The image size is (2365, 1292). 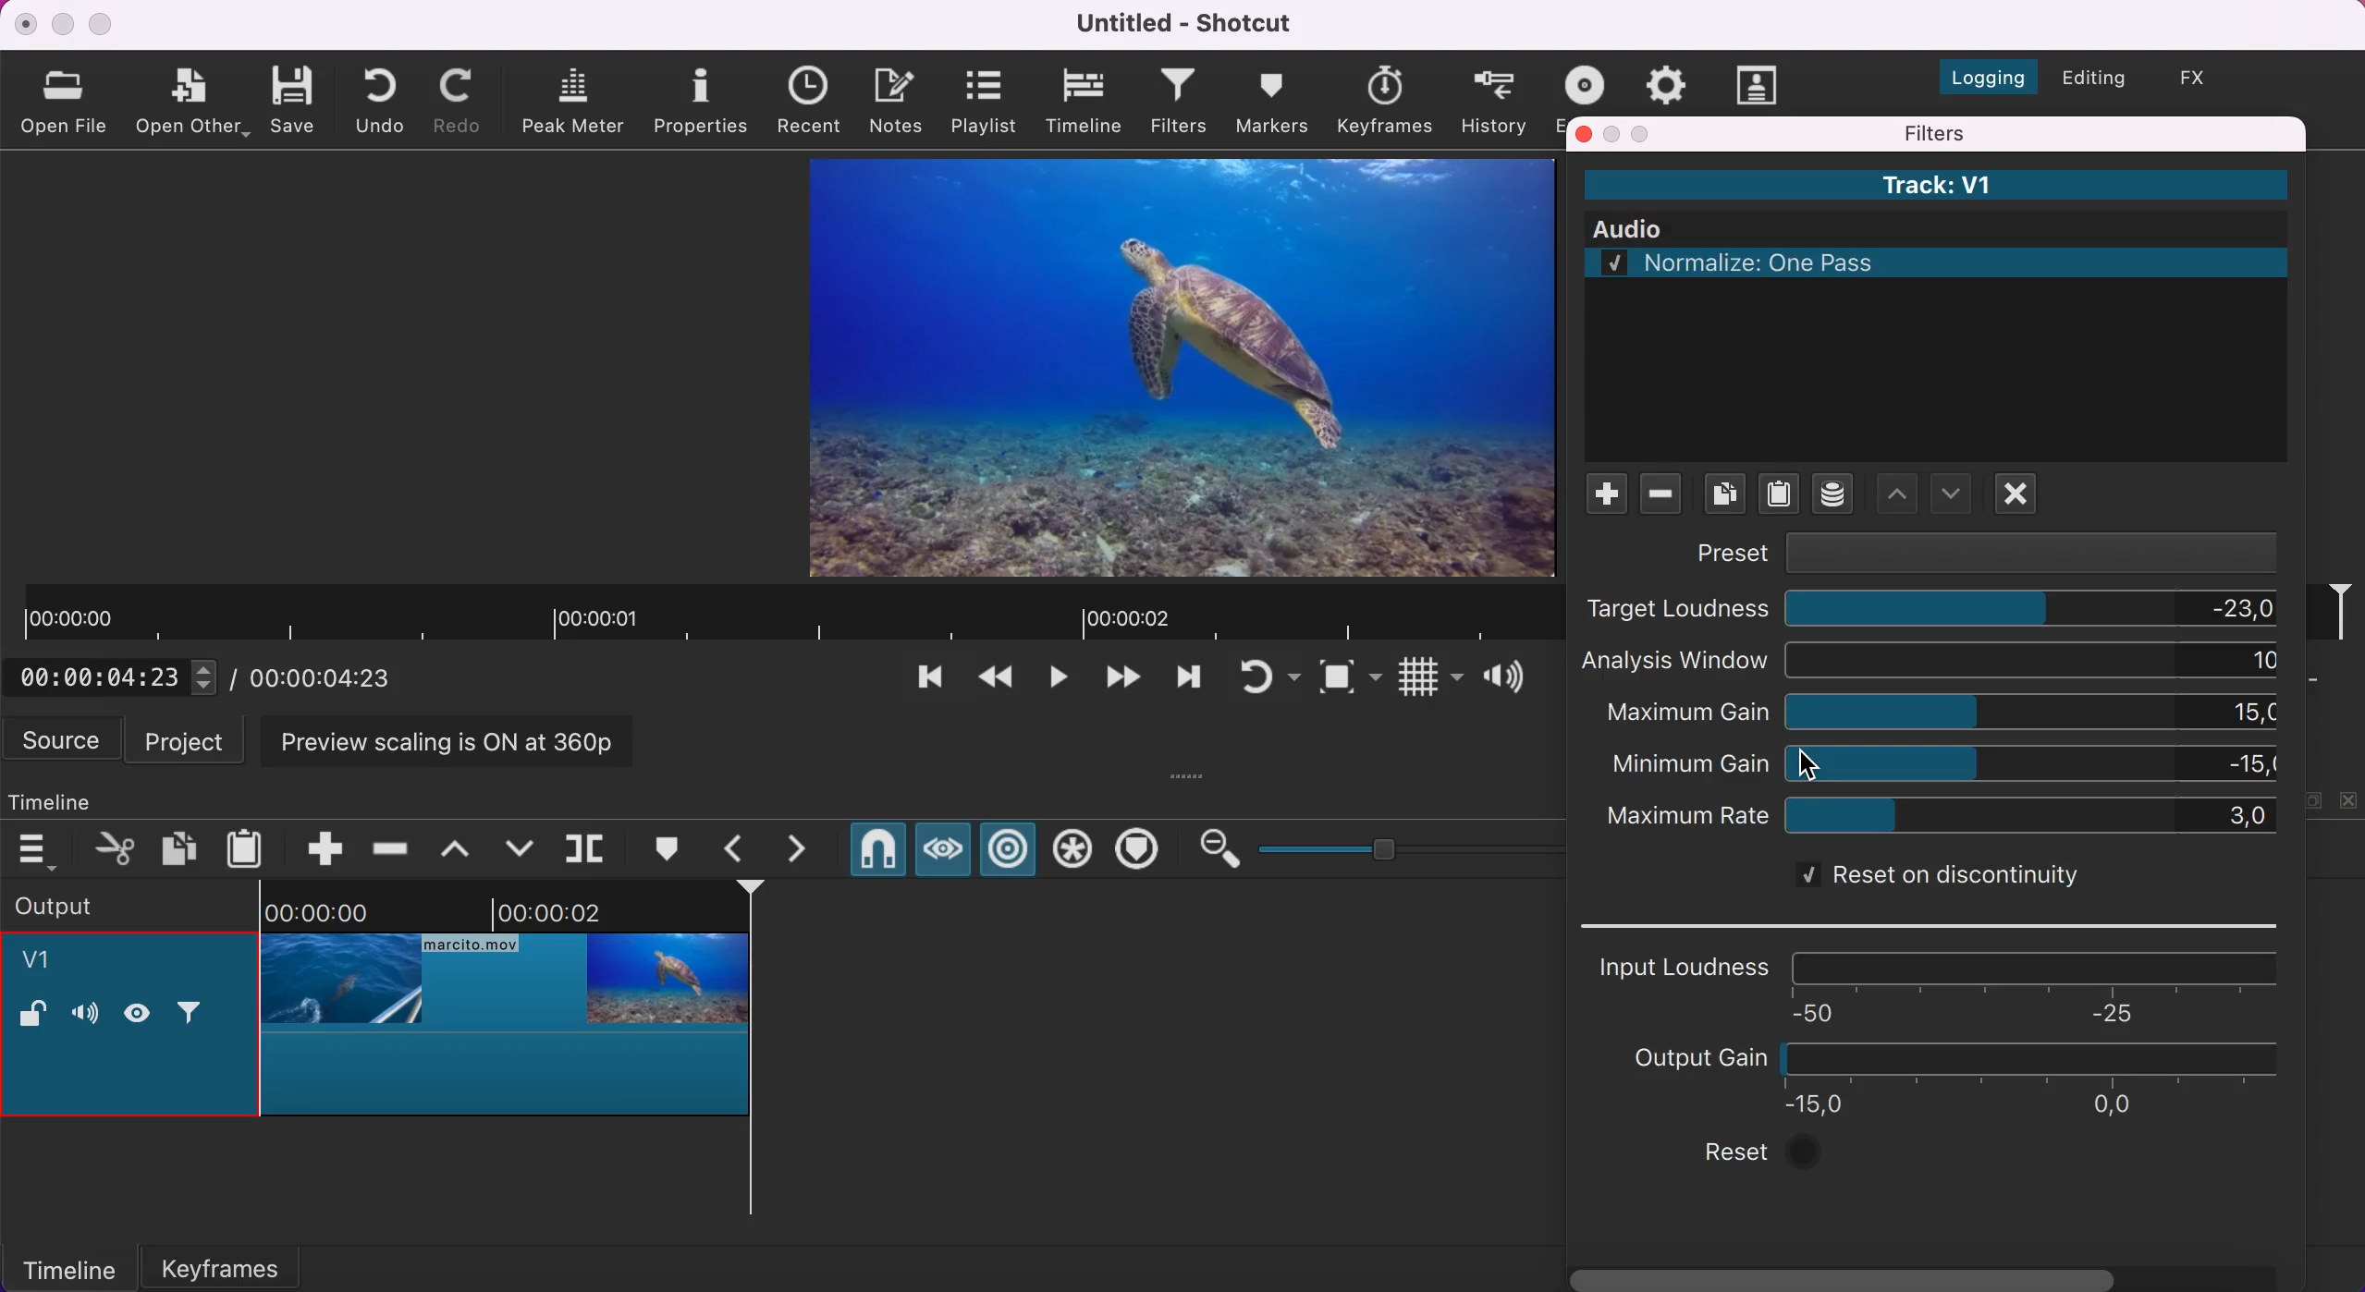 I want to click on switch to the editing layout, so click(x=2091, y=80).